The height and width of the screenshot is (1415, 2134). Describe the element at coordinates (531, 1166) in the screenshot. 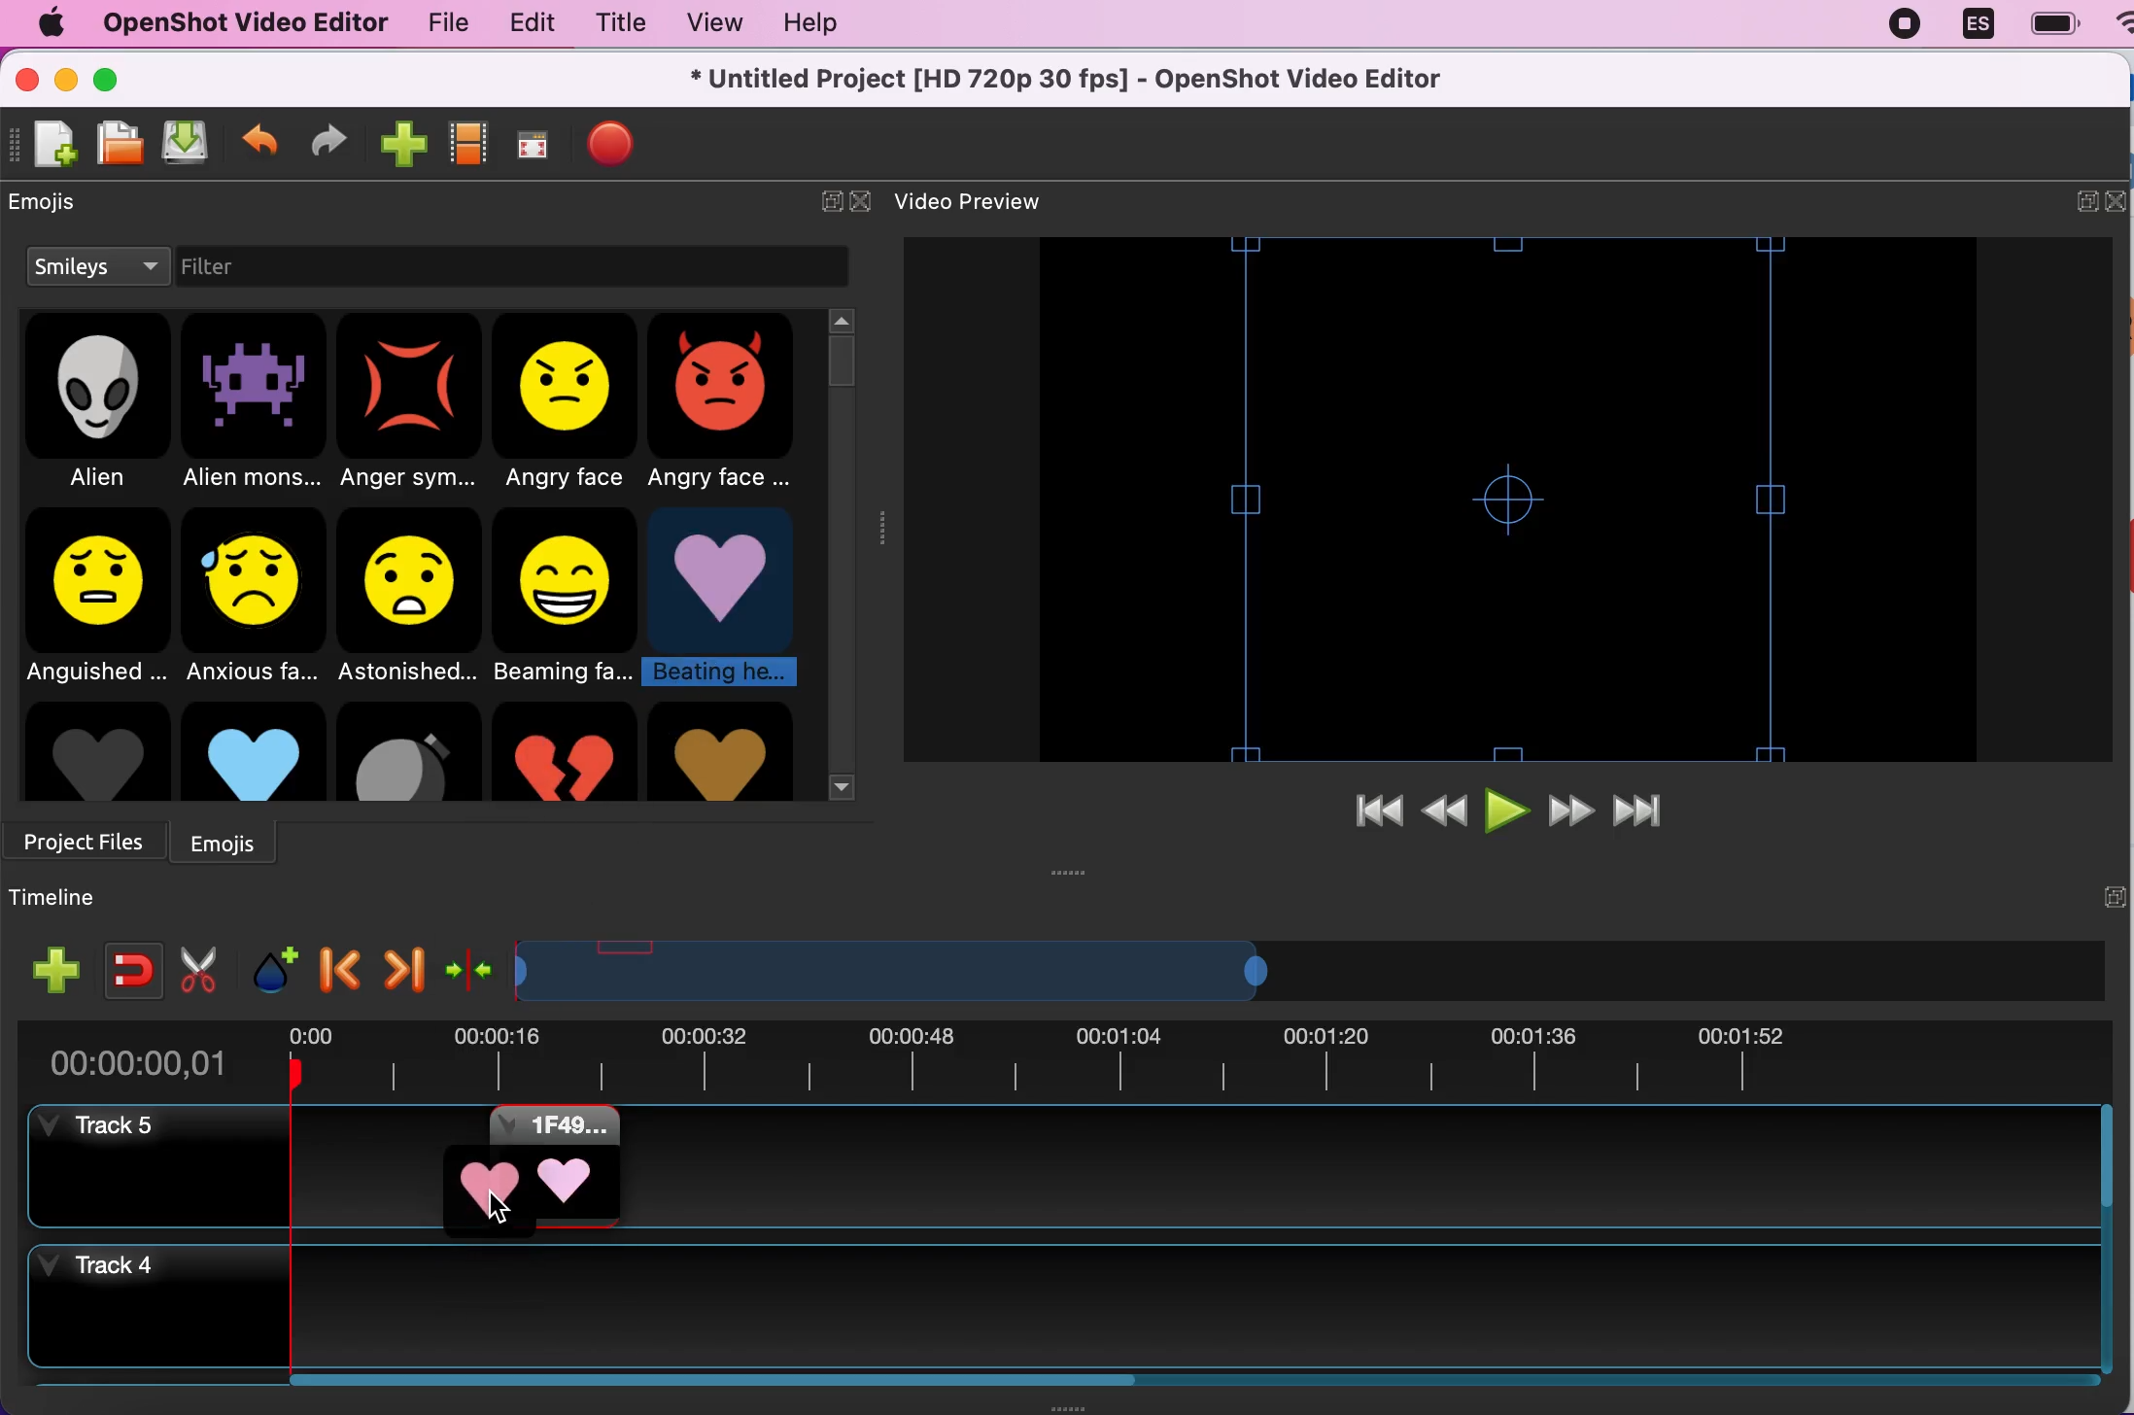

I see `emoji added to timeline` at that location.